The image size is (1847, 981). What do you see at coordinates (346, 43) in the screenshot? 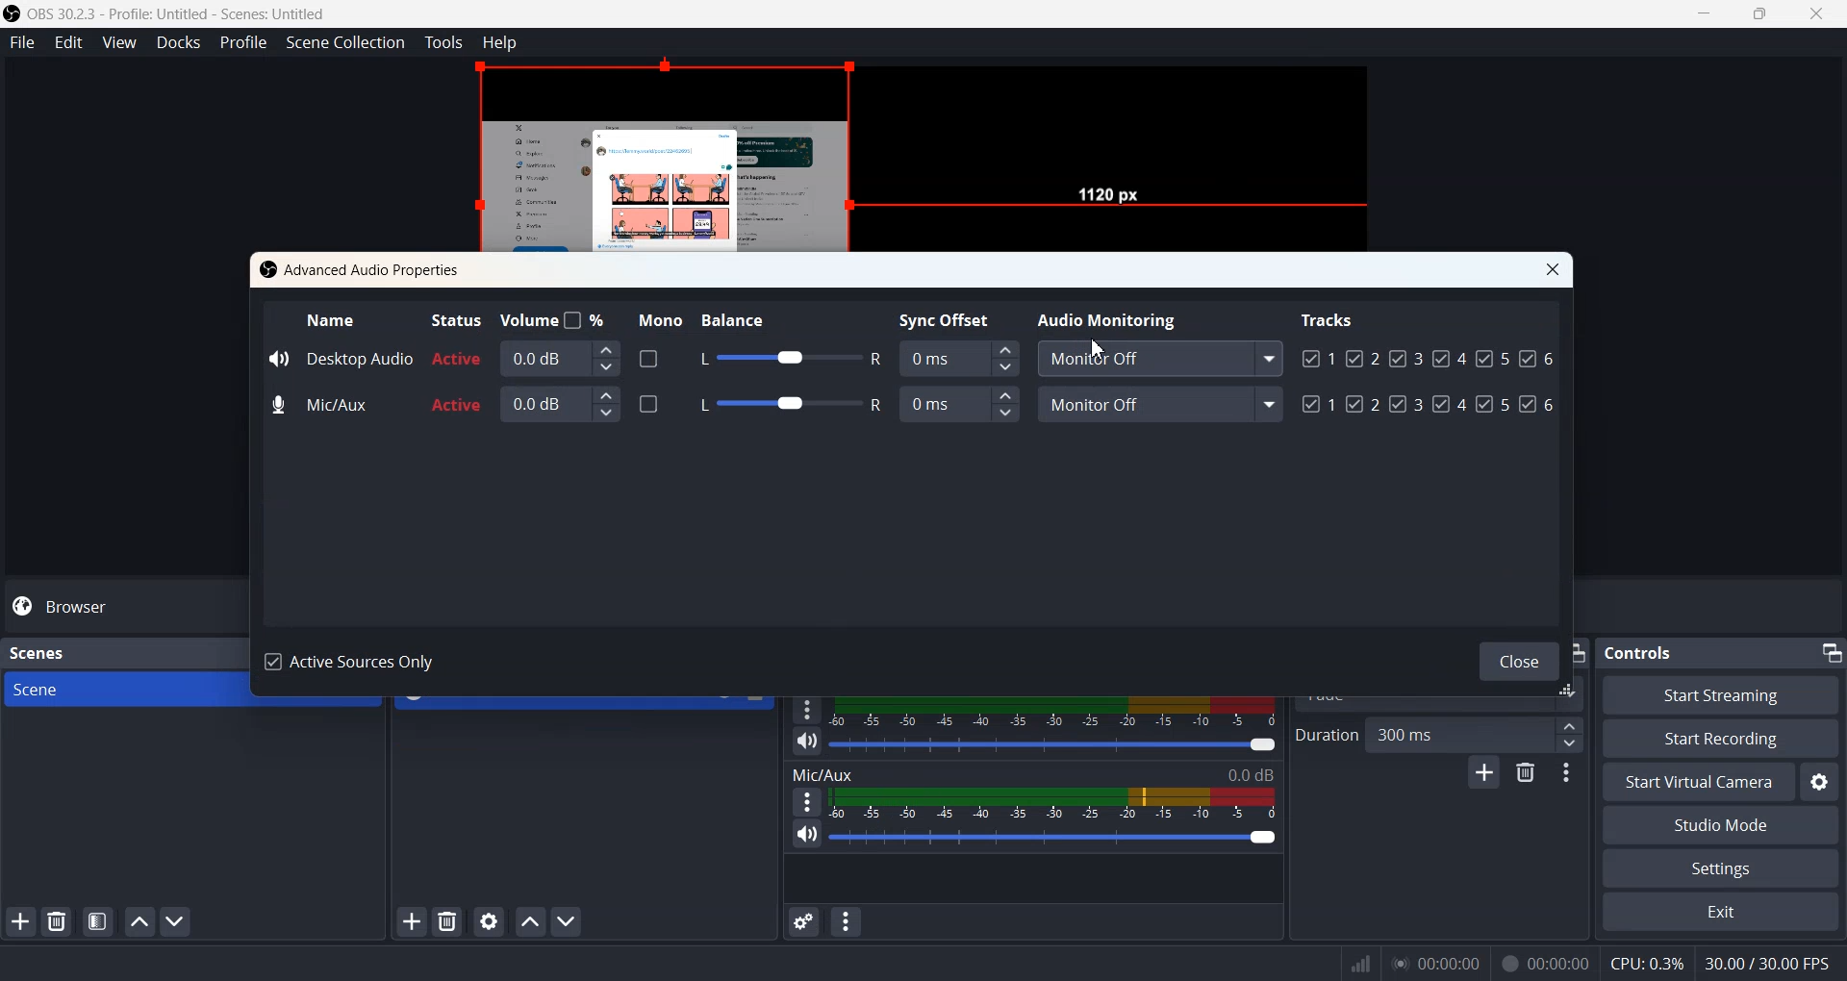
I see `Scene Collection` at bounding box center [346, 43].